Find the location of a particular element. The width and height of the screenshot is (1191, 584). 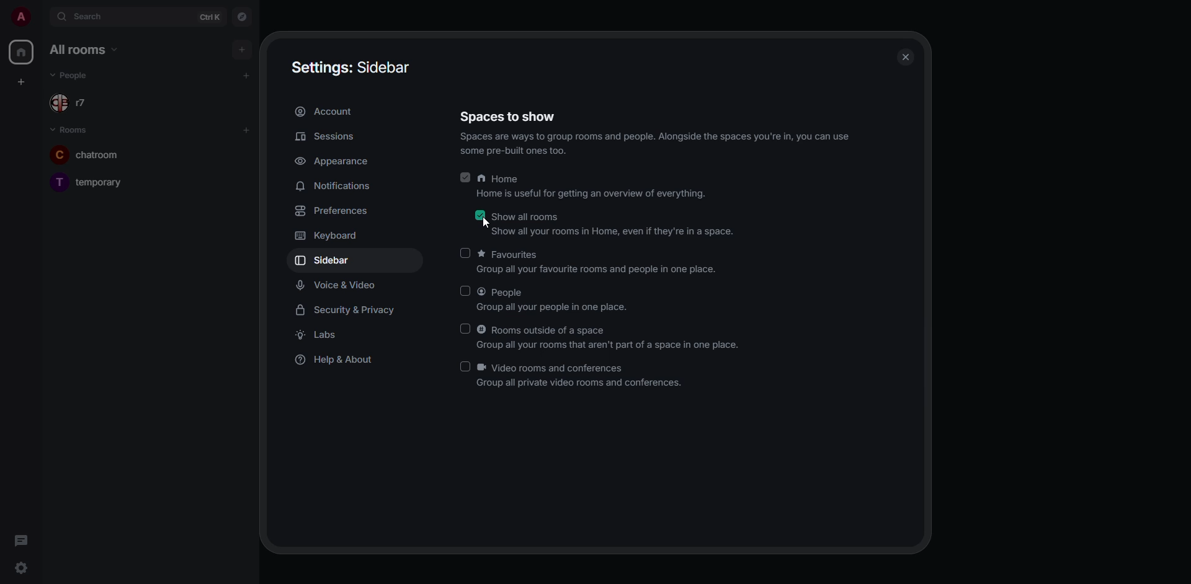

preferences is located at coordinates (332, 211).